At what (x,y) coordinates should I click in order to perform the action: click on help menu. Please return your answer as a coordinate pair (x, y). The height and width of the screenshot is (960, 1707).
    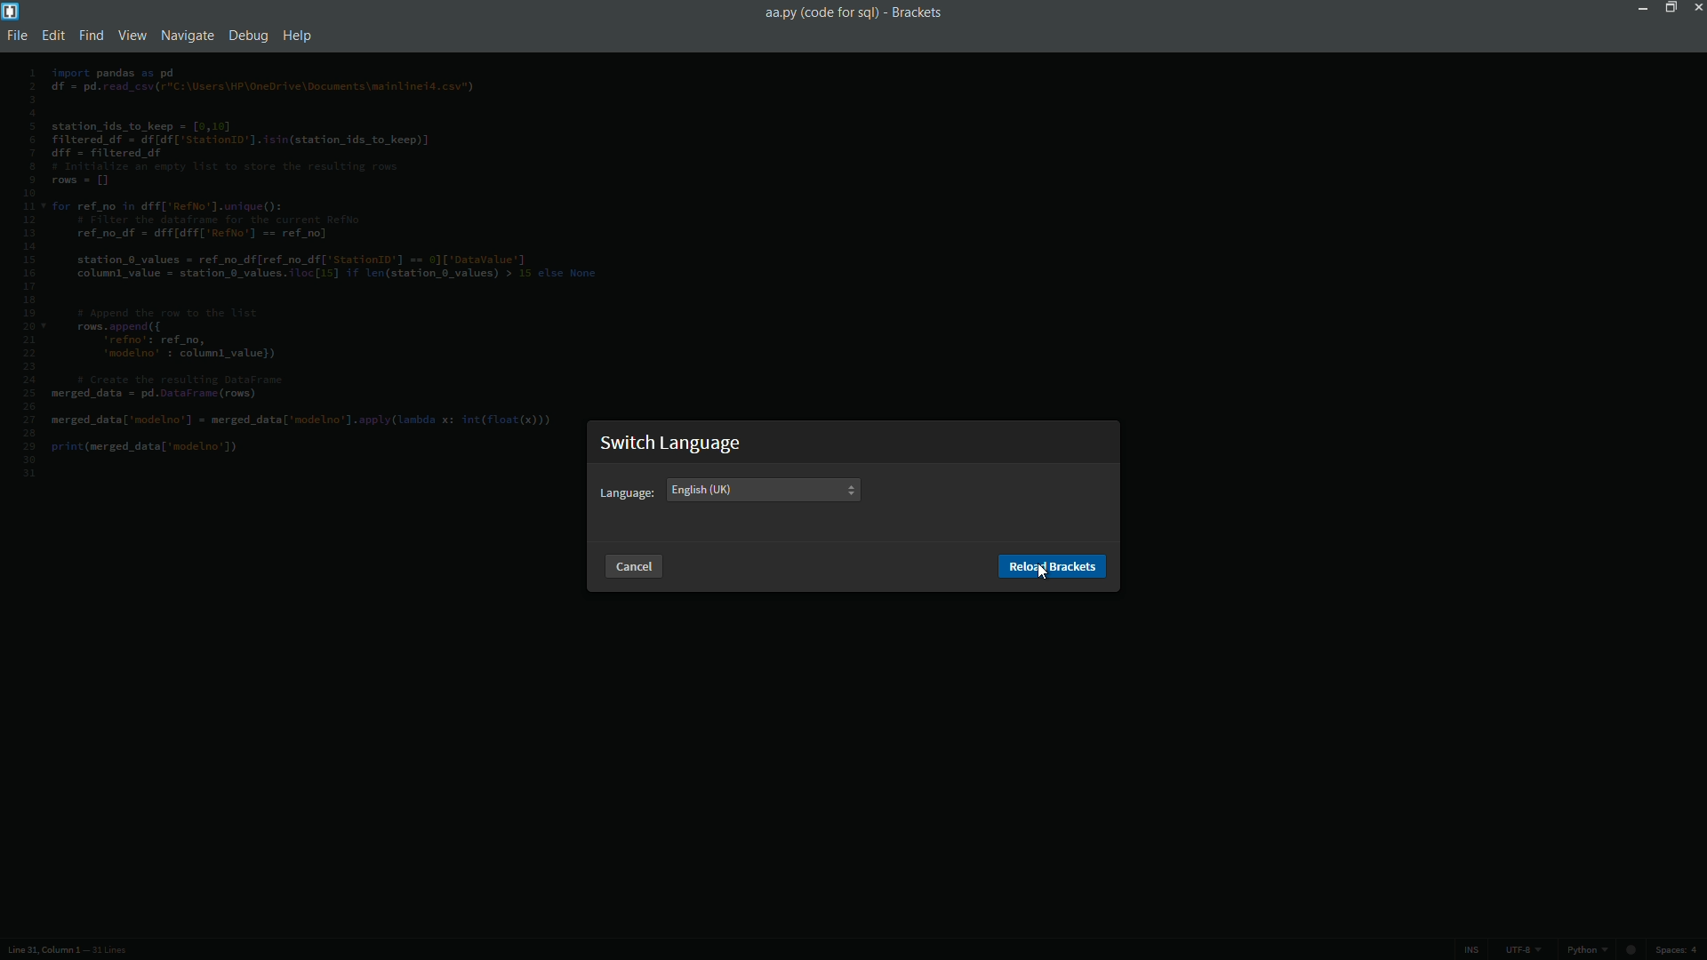
    Looking at the image, I should click on (300, 36).